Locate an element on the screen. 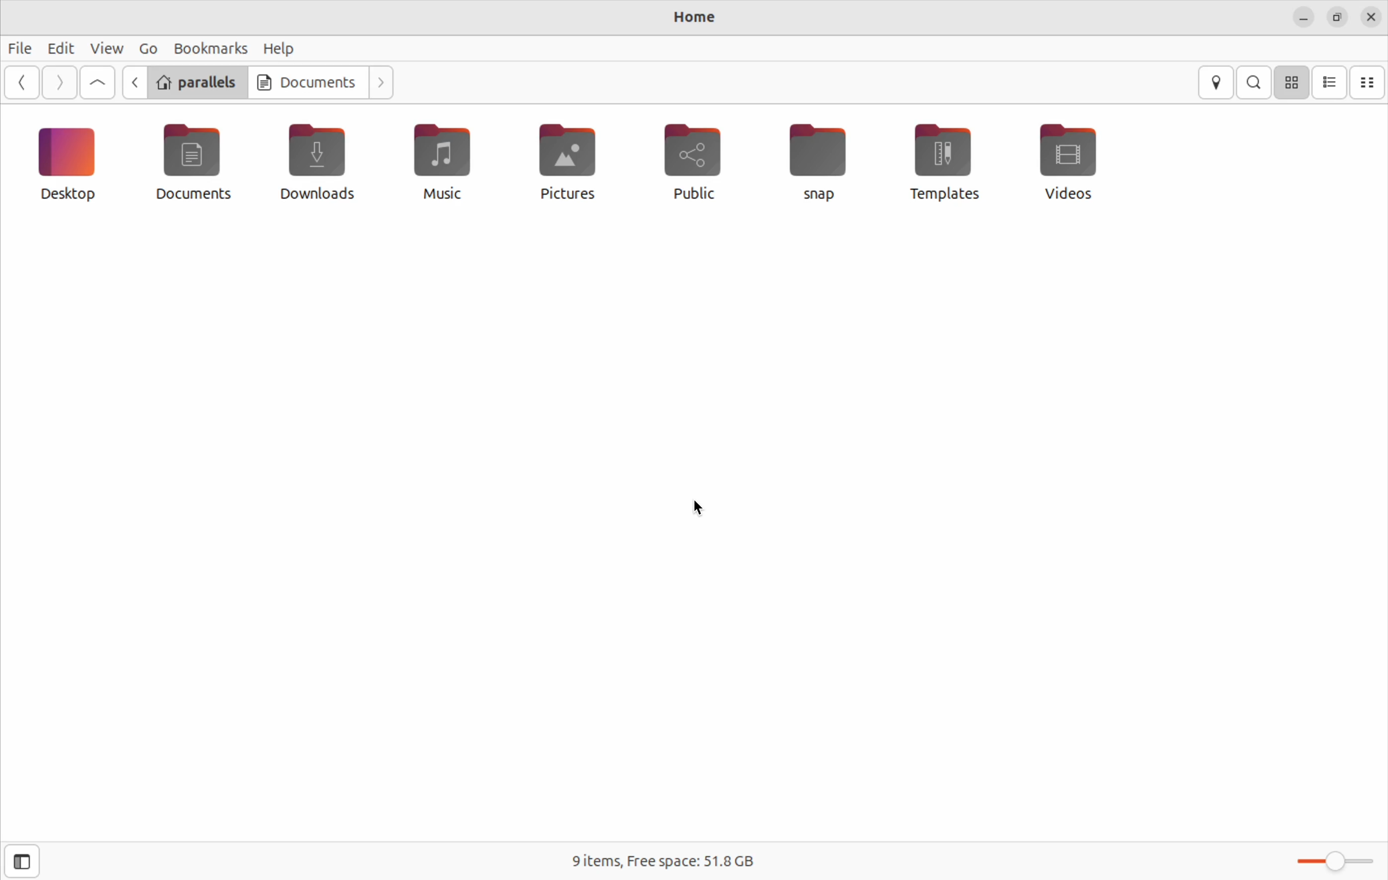  public is located at coordinates (697, 161).